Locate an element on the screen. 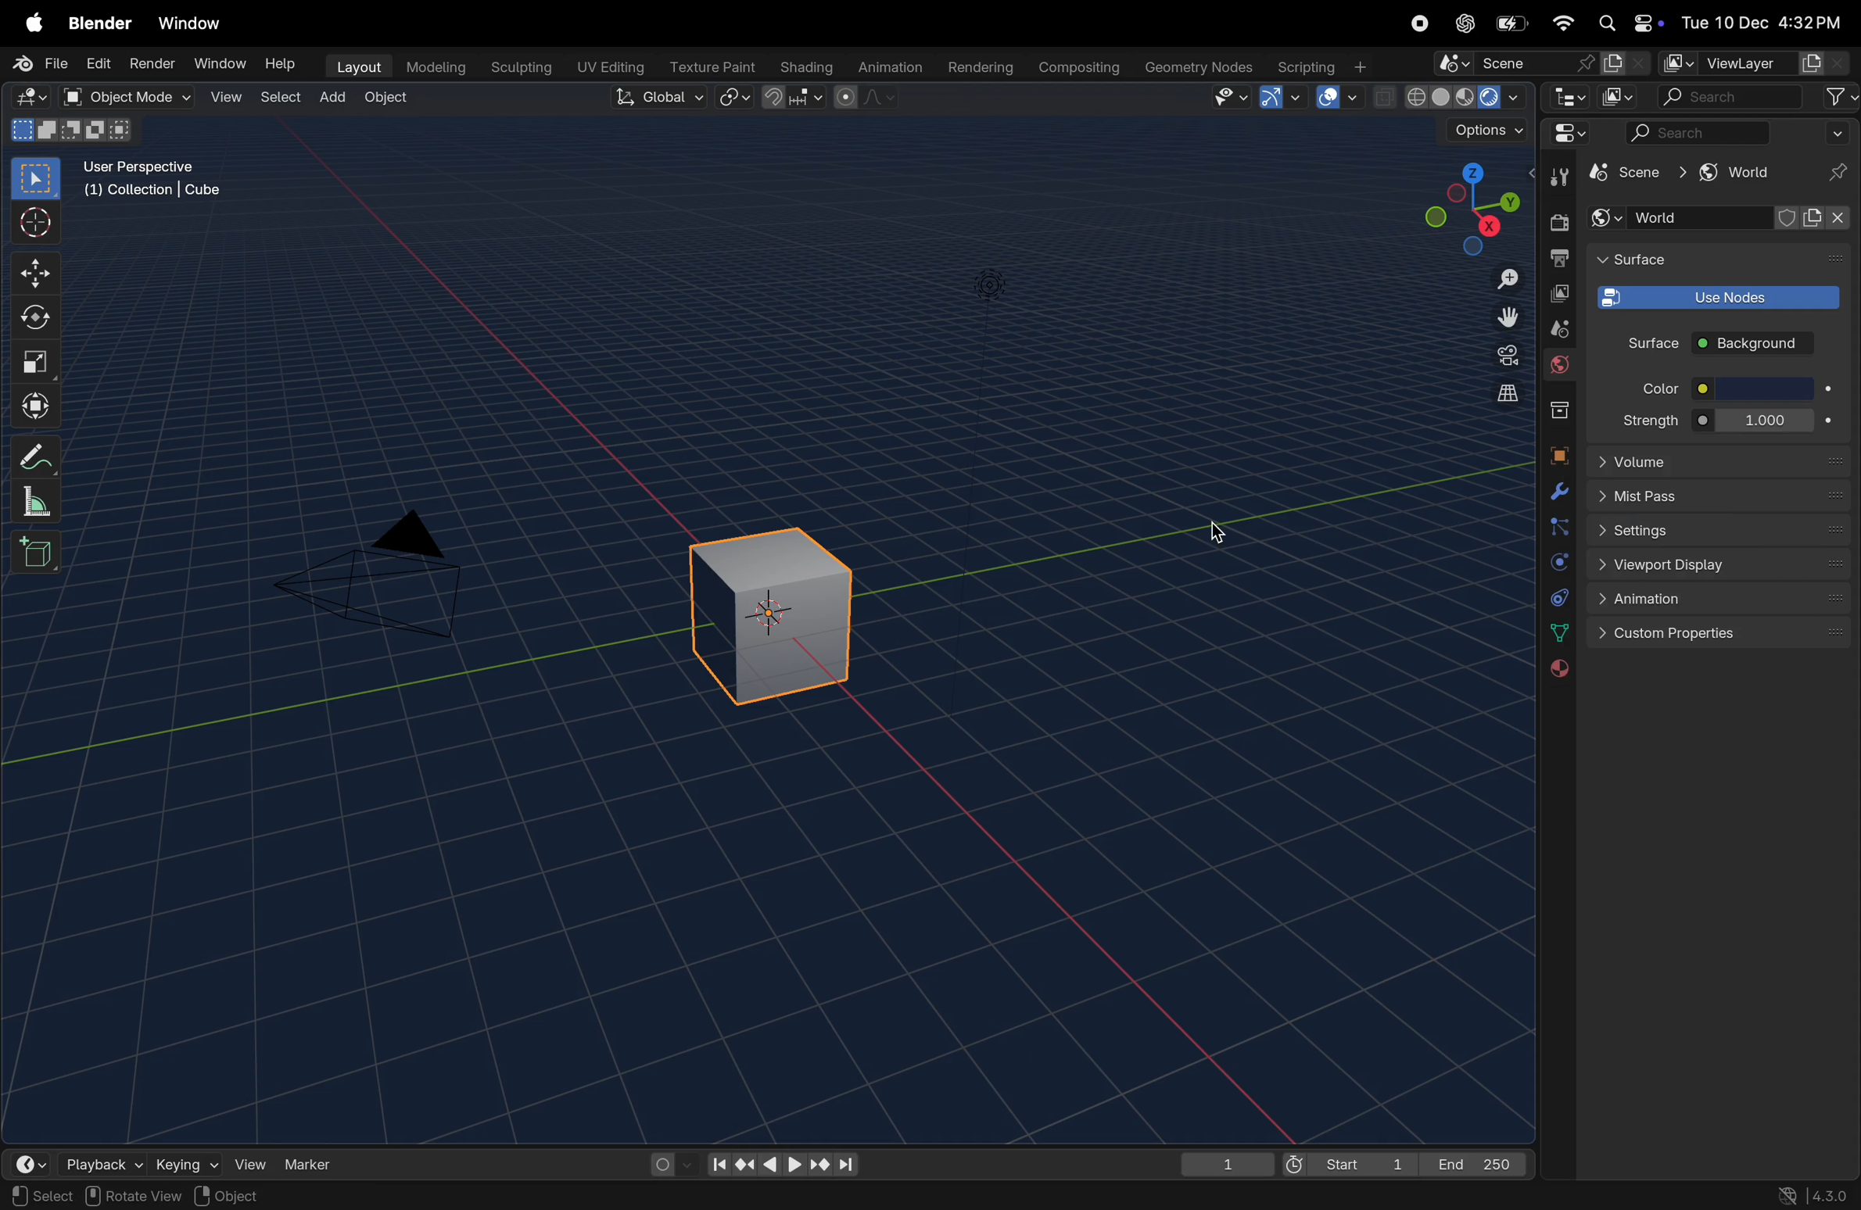 The image size is (1861, 1210). snap is located at coordinates (794, 98).